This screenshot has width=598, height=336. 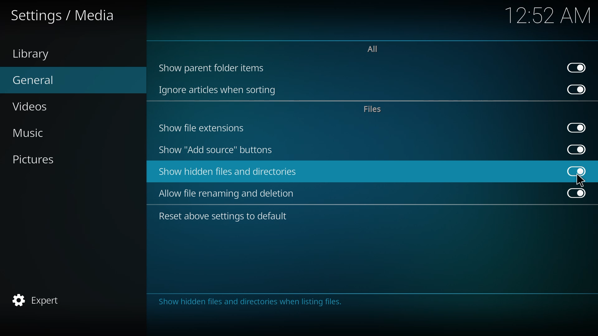 I want to click on allow file renaming and deletion, so click(x=230, y=193).